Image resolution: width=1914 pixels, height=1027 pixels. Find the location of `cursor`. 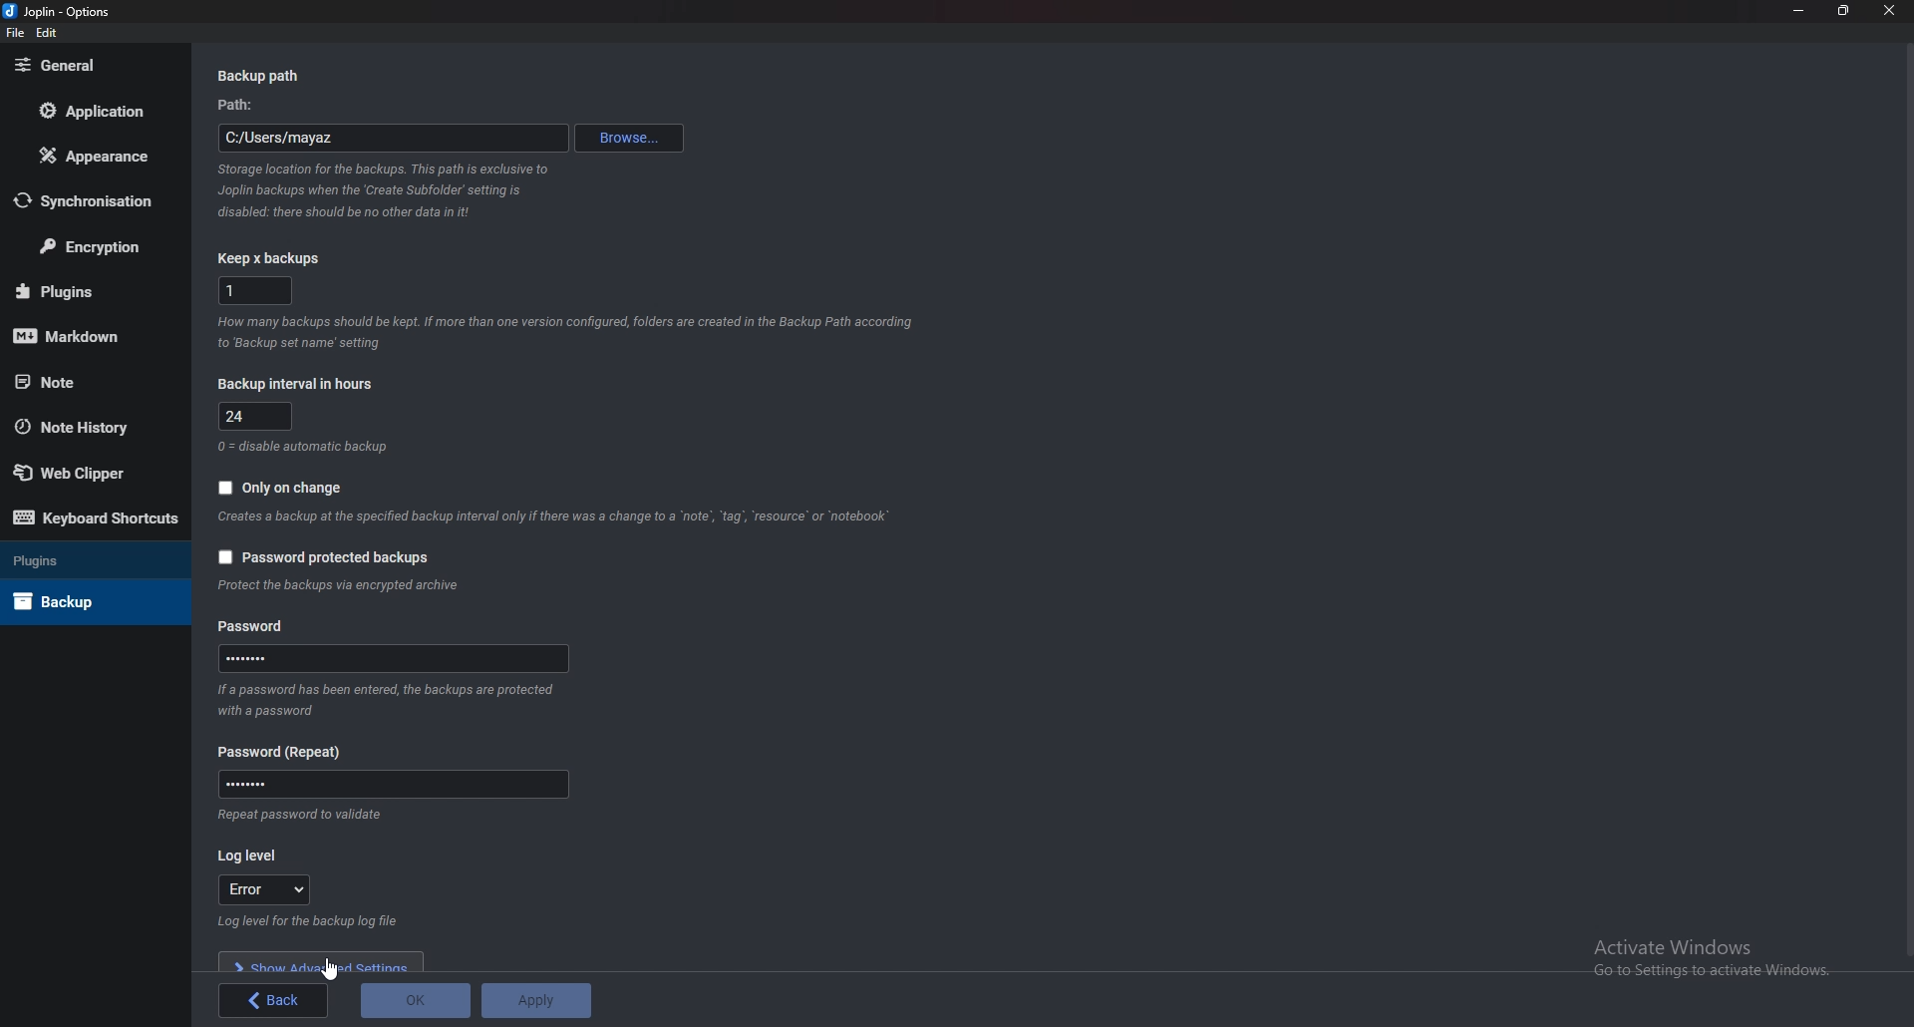

cursor is located at coordinates (332, 968).